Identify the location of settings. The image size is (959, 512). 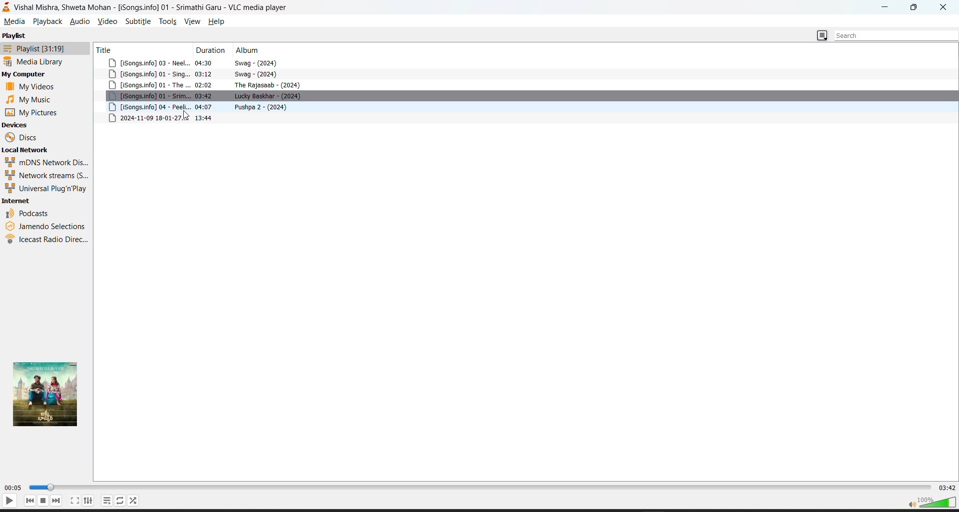
(88, 501).